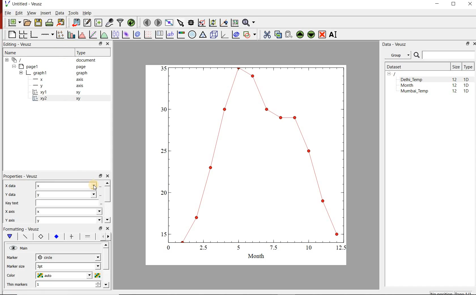  Describe the element at coordinates (466, 86) in the screenshot. I see `1D` at that location.